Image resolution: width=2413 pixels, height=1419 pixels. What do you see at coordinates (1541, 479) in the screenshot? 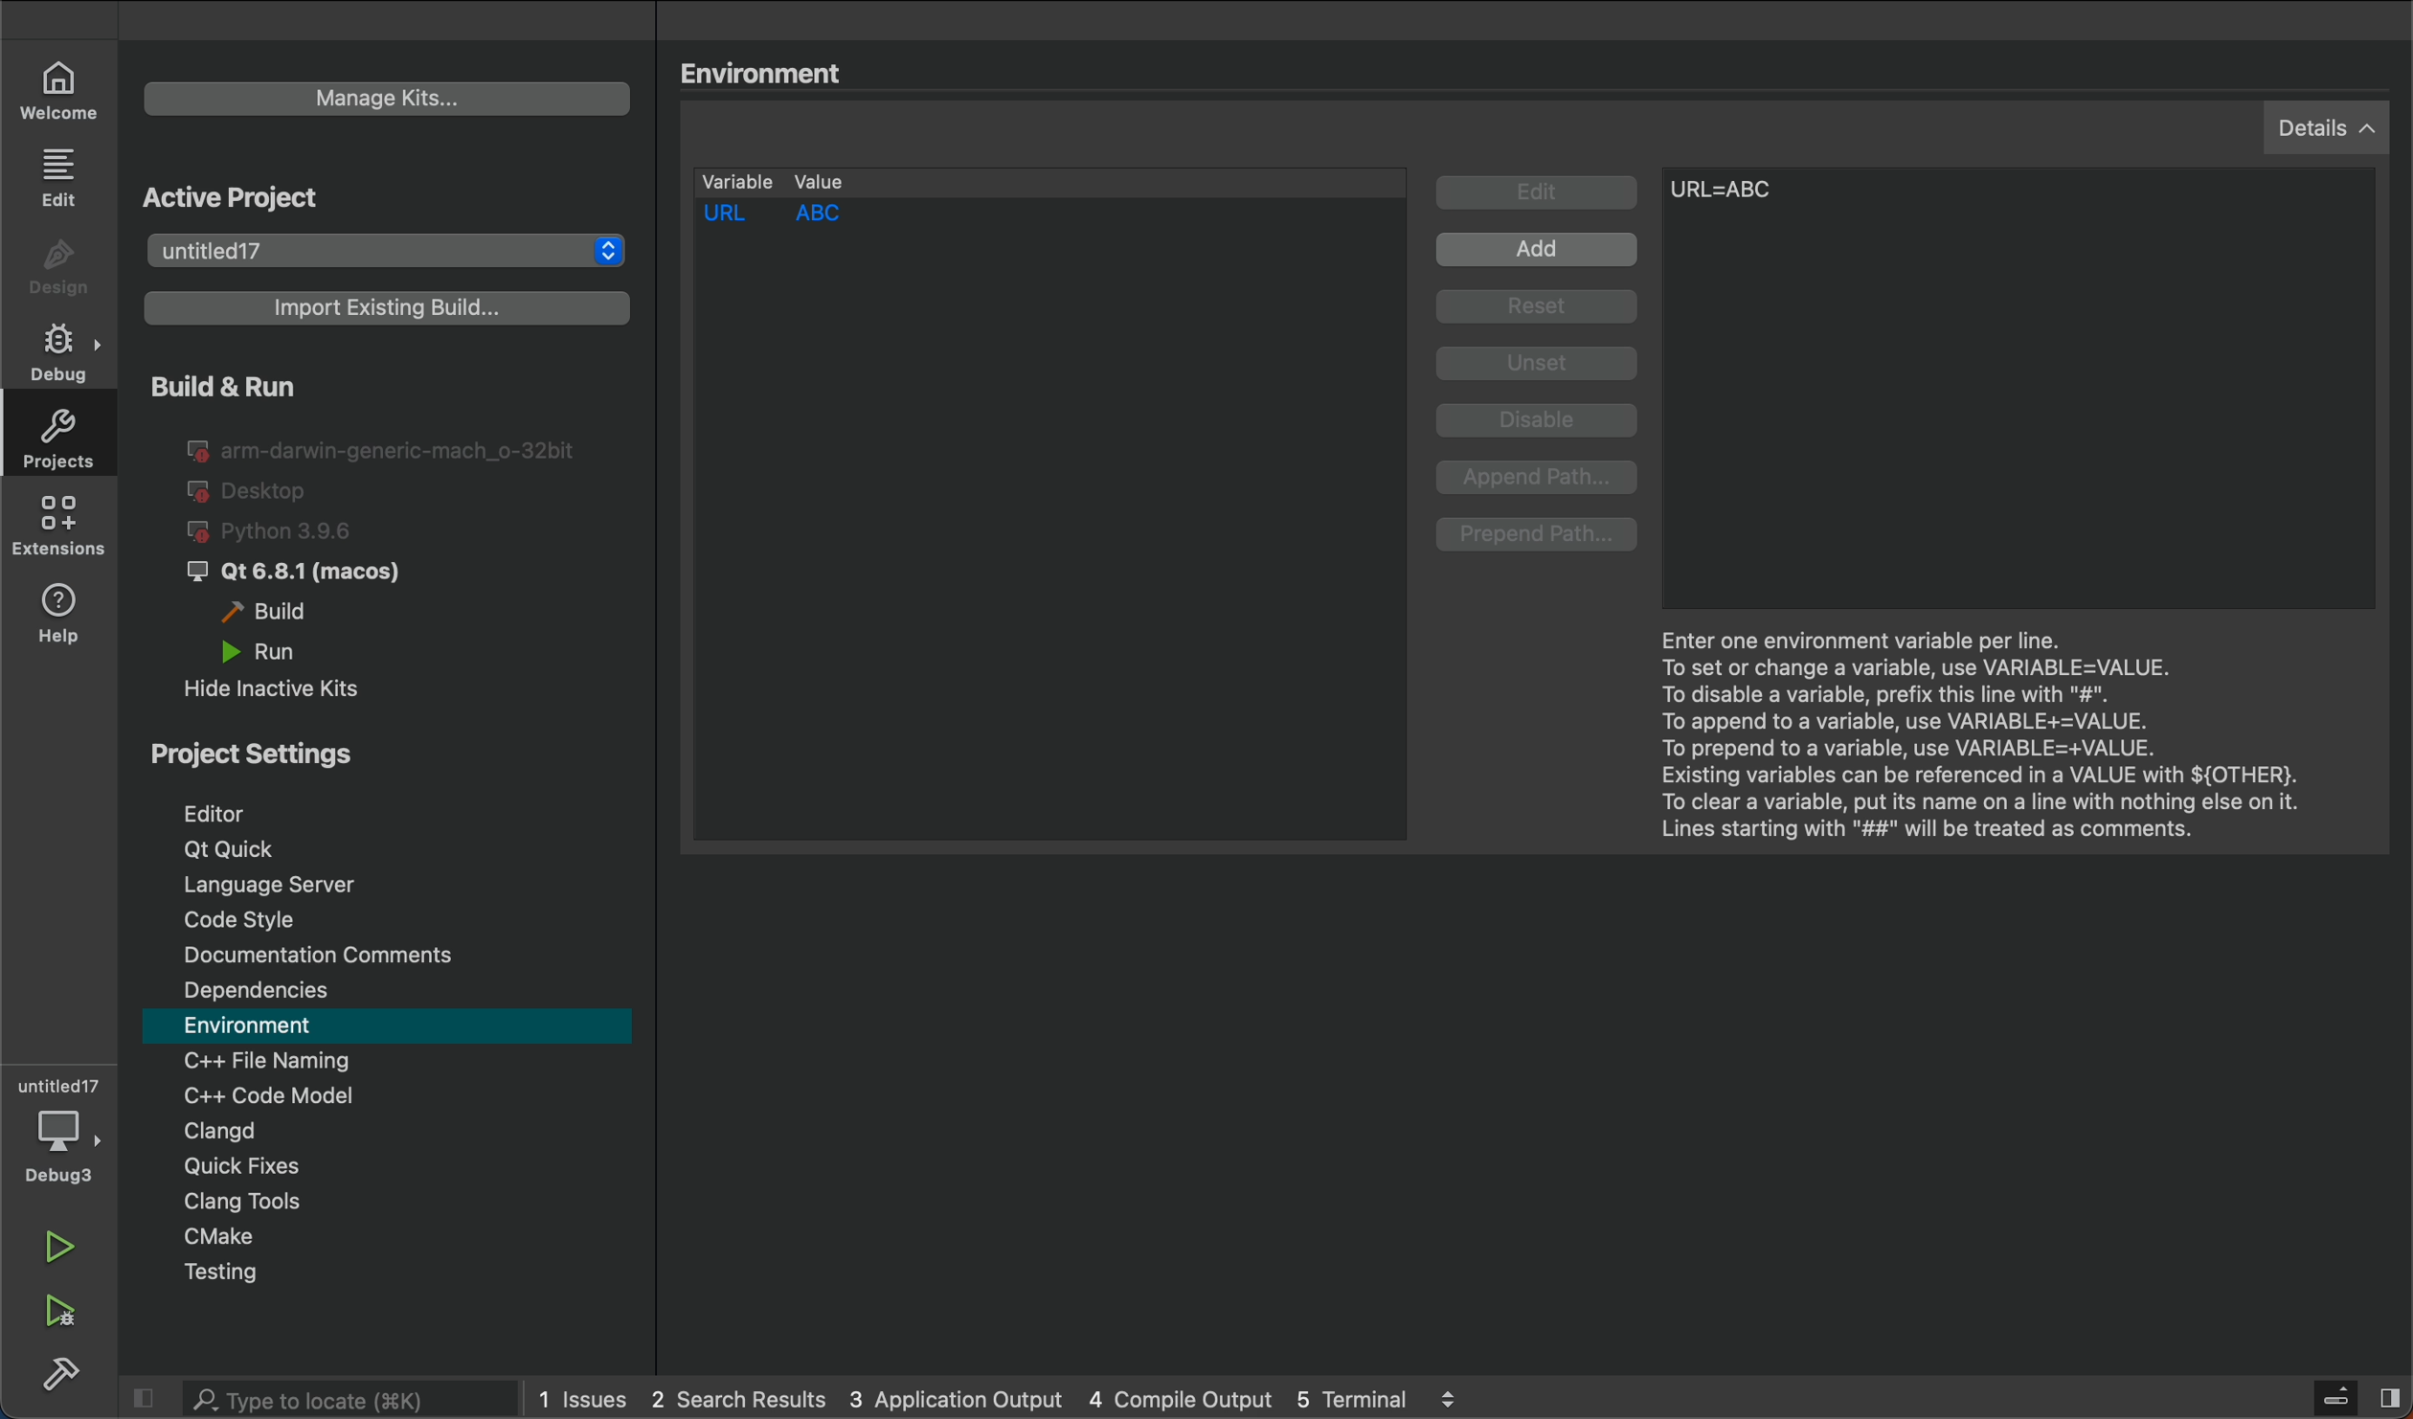
I see `append` at bounding box center [1541, 479].